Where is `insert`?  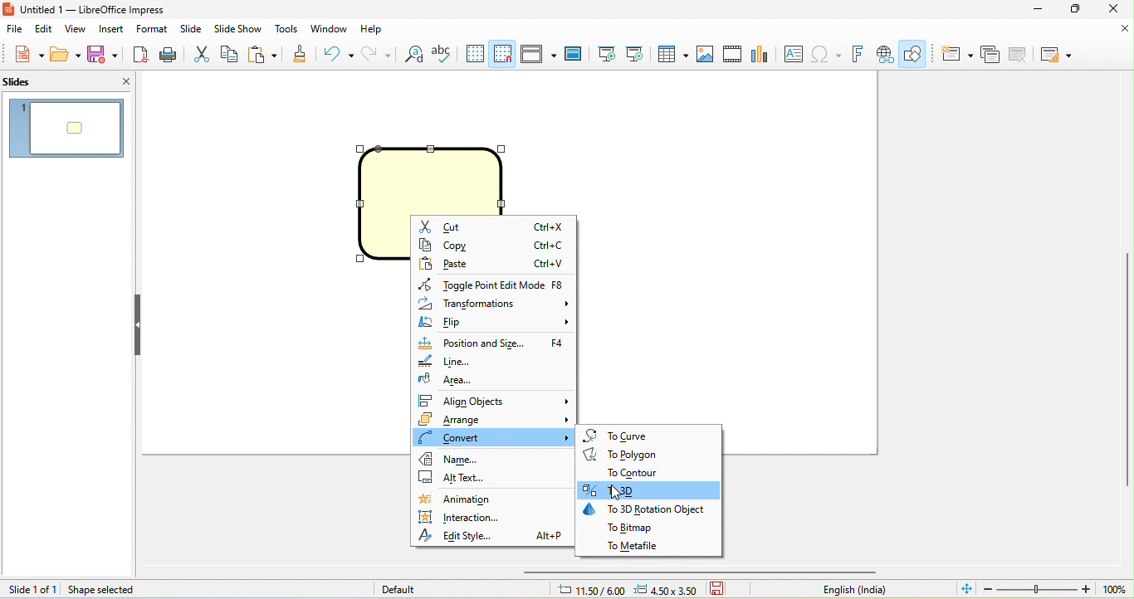
insert is located at coordinates (114, 29).